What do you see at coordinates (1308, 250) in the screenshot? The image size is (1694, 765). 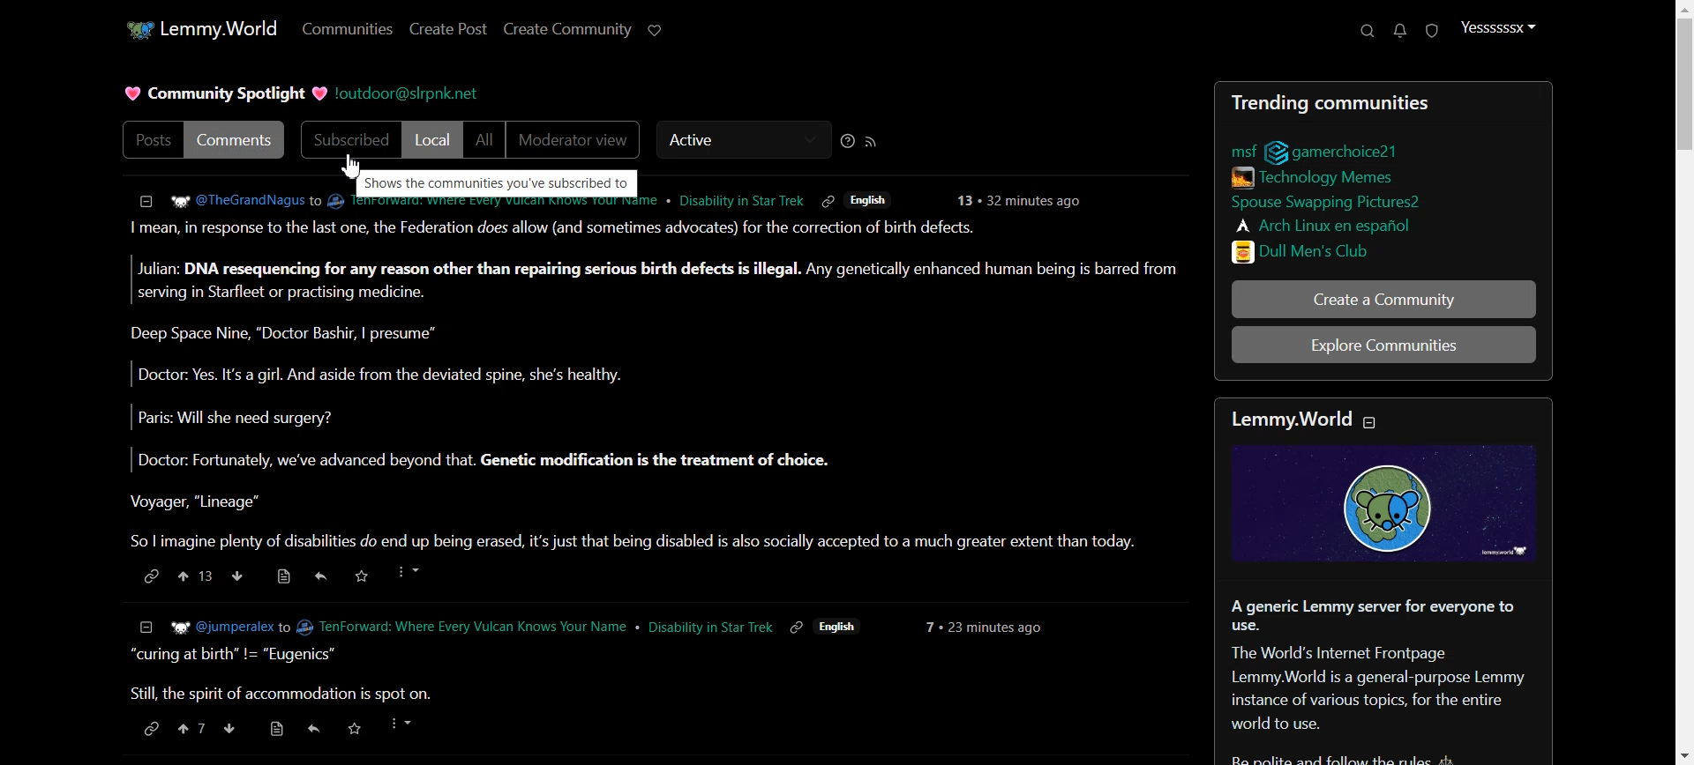 I see `LInks` at bounding box center [1308, 250].